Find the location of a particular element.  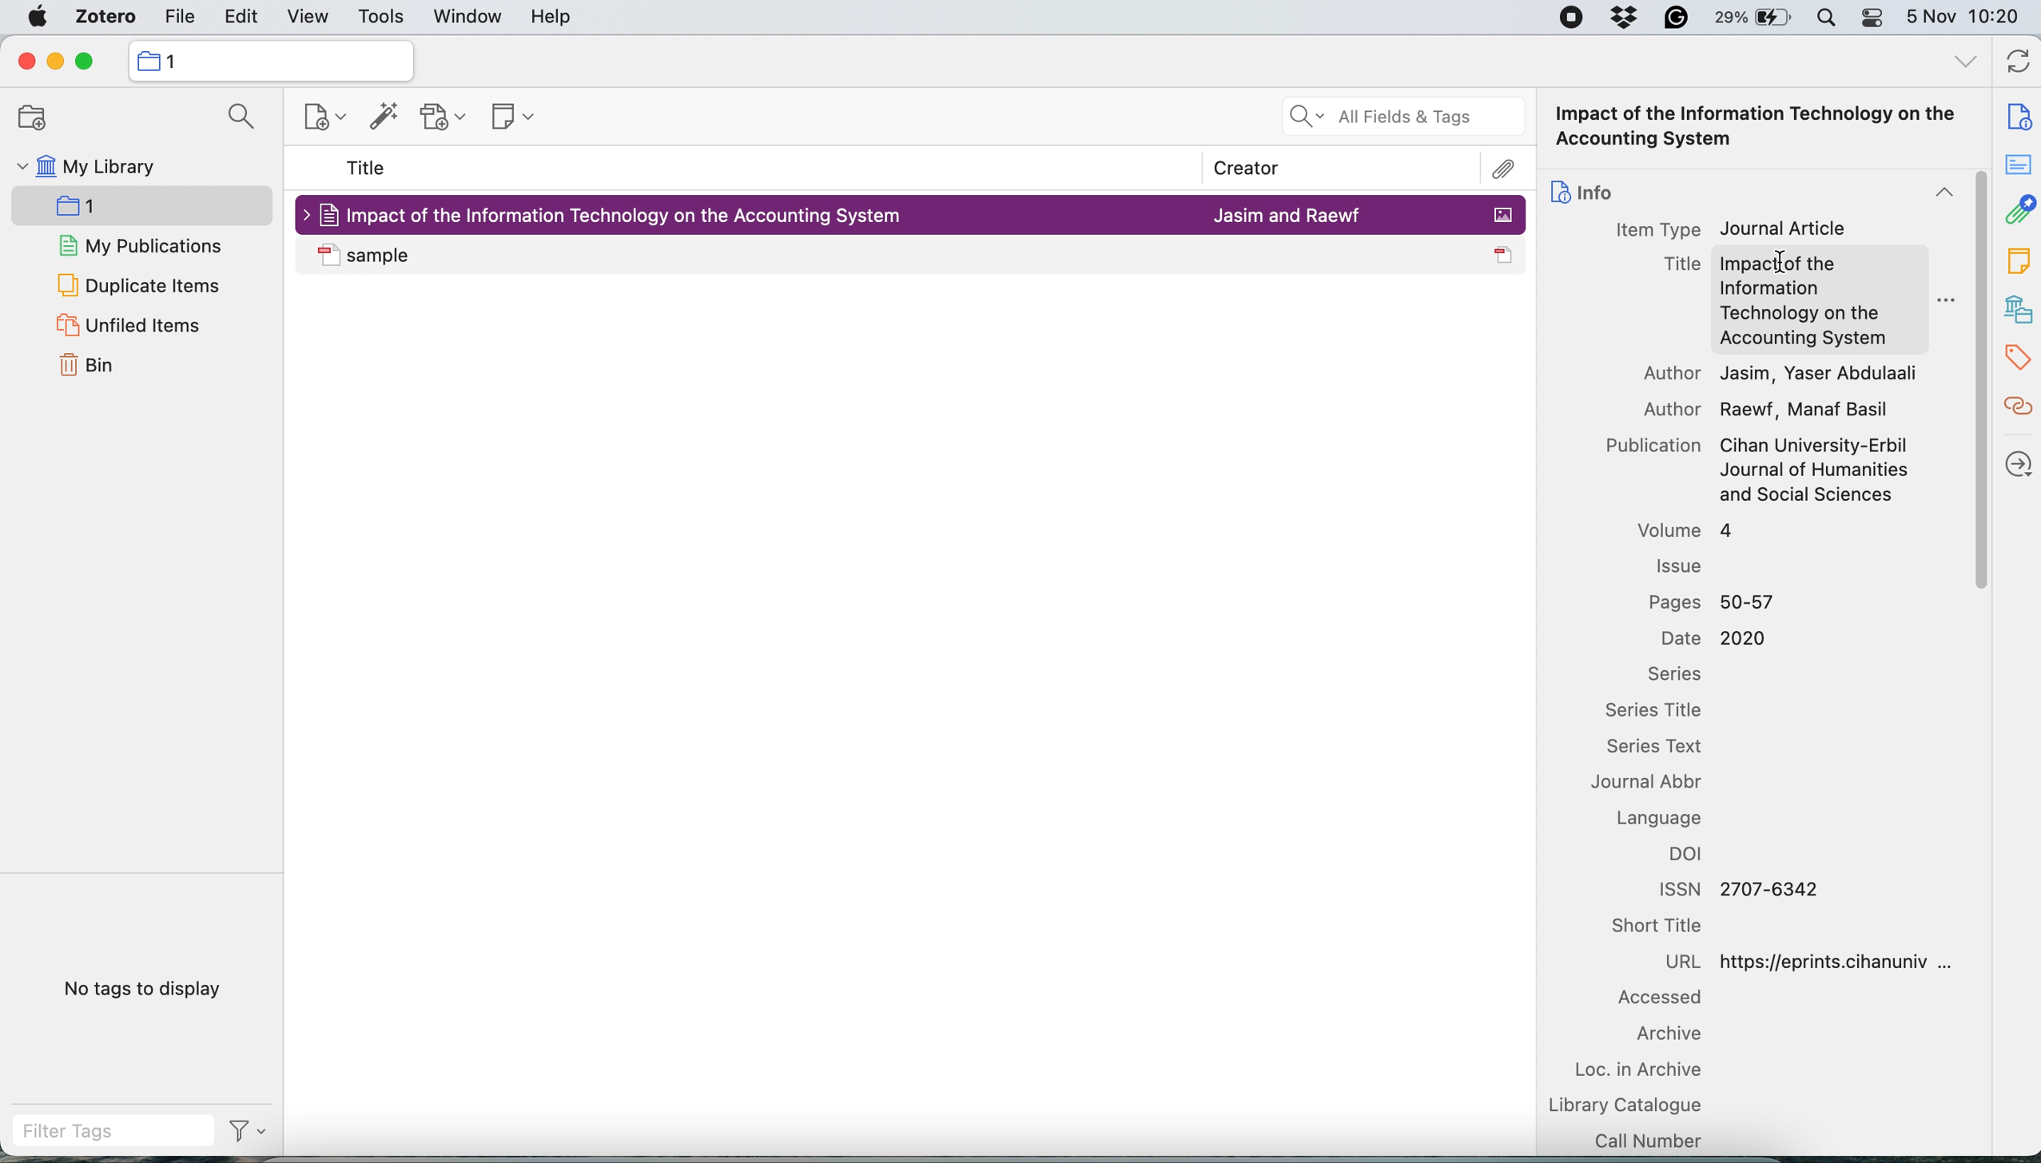

battery is located at coordinates (1756, 18).